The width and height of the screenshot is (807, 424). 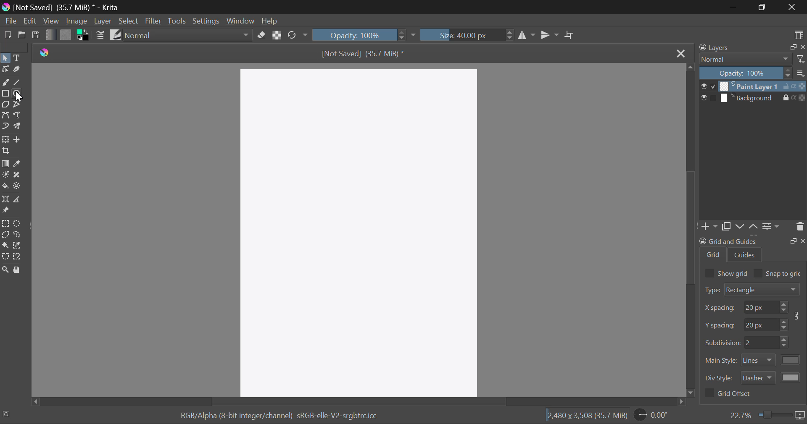 What do you see at coordinates (752, 250) in the screenshot?
I see `Grid and Guides Docker Tab` at bounding box center [752, 250].